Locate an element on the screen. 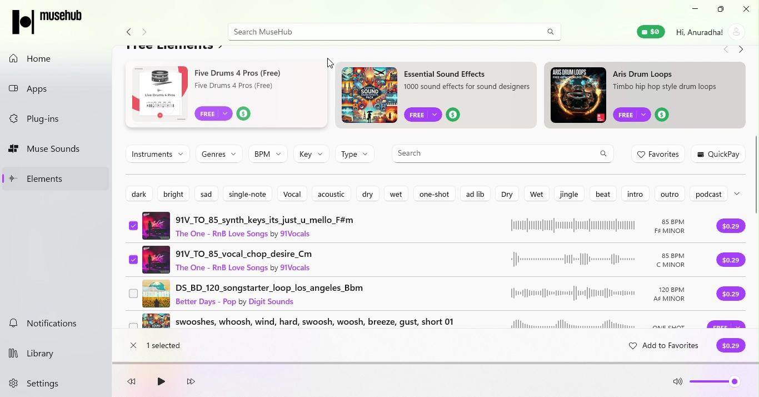 This screenshot has height=397, width=759. Single note is located at coordinates (248, 193).